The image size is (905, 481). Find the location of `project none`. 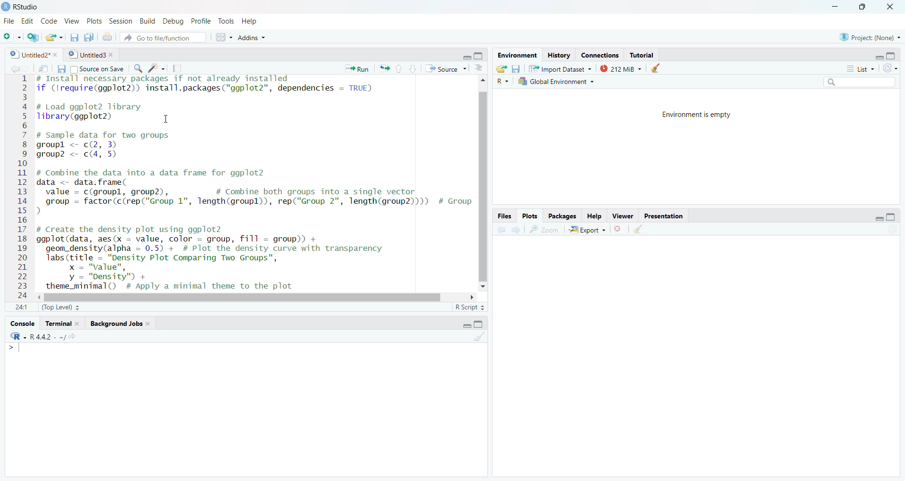

project none is located at coordinates (868, 36).